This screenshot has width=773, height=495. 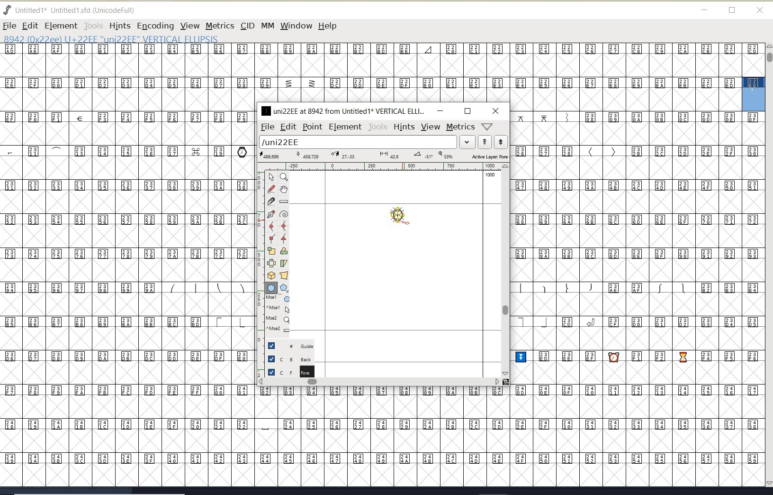 What do you see at coordinates (279, 314) in the screenshot?
I see `cursor events on the open new outline window` at bounding box center [279, 314].